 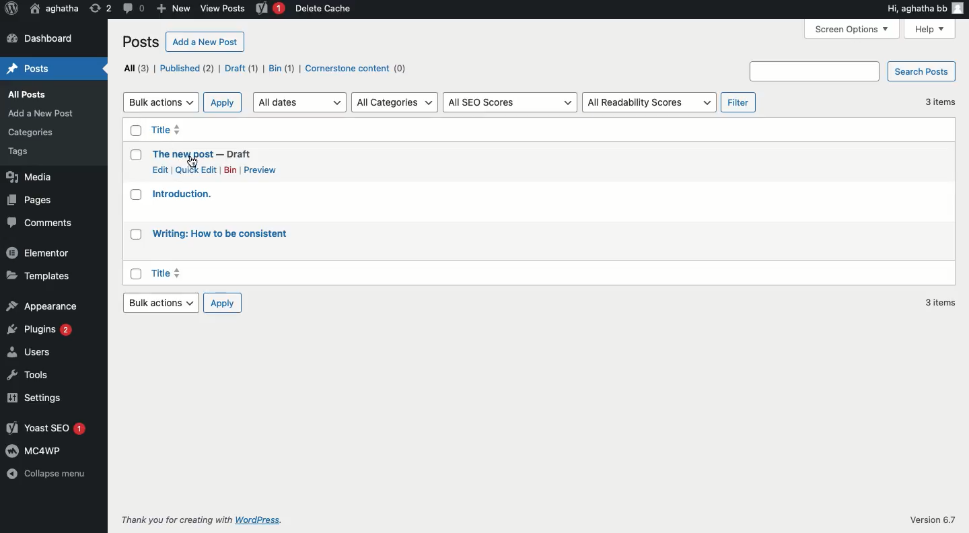 I want to click on All readability scores, so click(x=649, y=102).